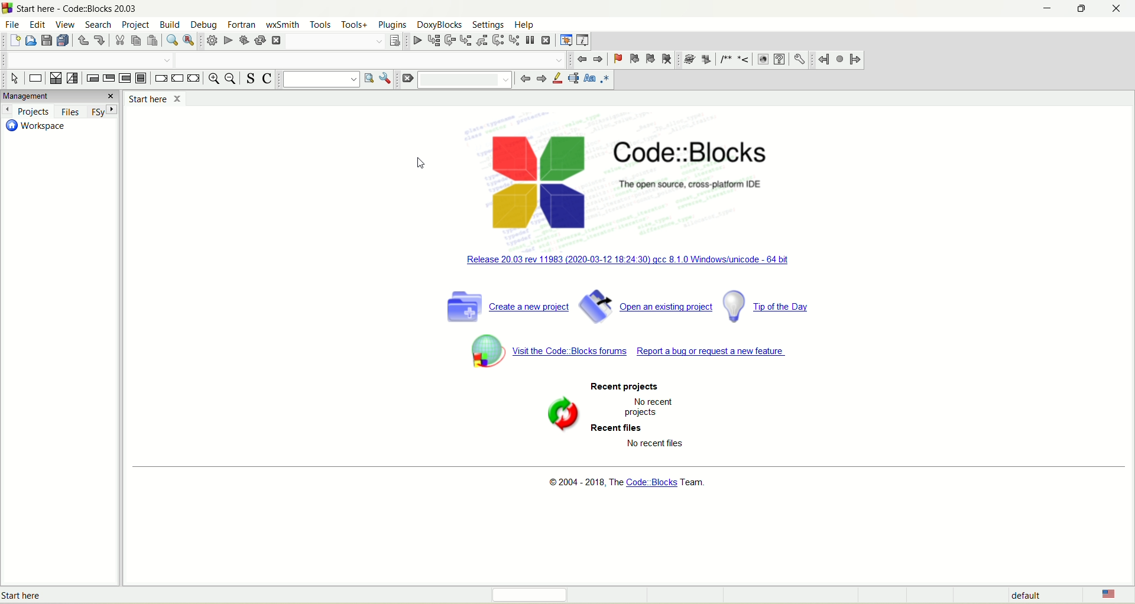 The height and width of the screenshot is (604, 1135). Describe the element at coordinates (541, 79) in the screenshot. I see `forward` at that location.